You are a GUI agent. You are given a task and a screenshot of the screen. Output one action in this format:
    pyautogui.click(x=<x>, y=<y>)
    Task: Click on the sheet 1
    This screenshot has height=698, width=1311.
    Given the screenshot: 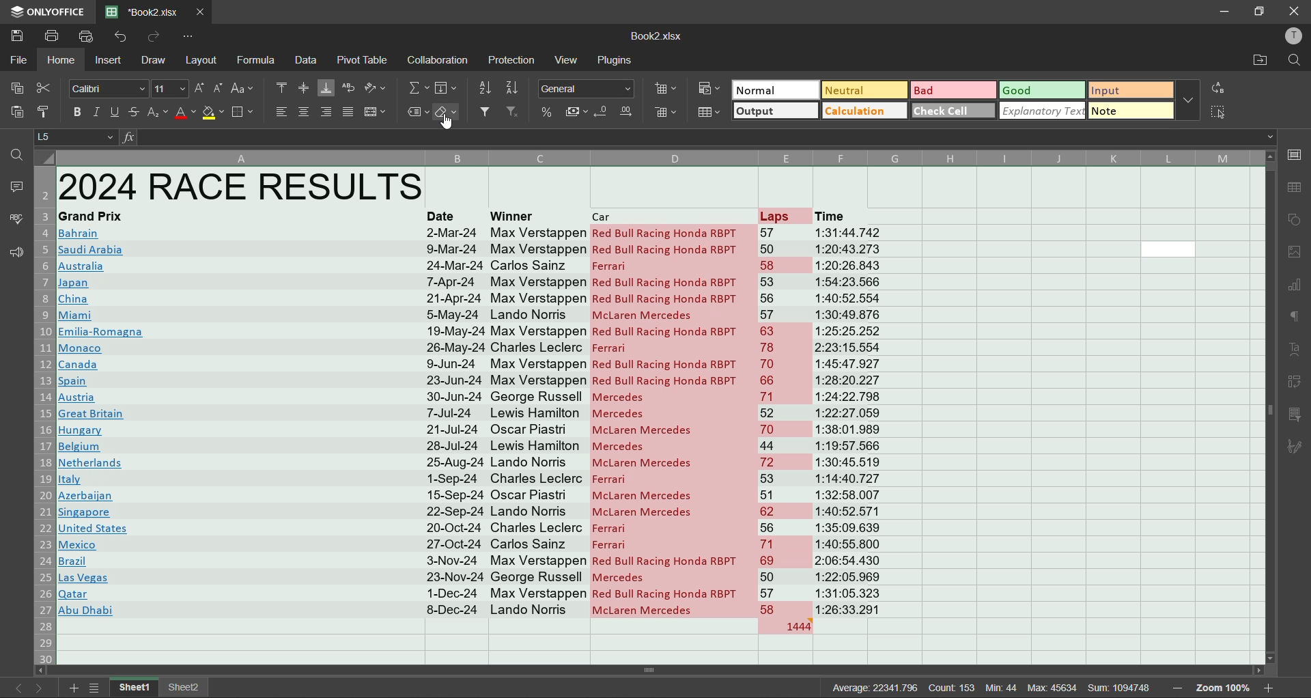 What is the action you would take?
    pyautogui.click(x=135, y=688)
    